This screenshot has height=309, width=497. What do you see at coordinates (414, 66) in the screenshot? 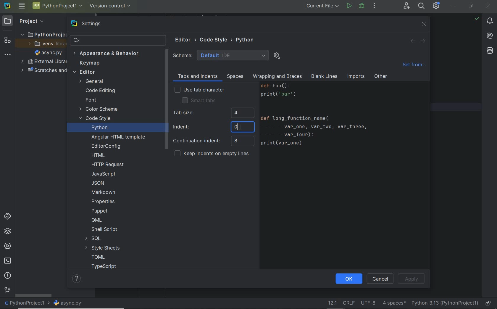
I see `set from` at bounding box center [414, 66].